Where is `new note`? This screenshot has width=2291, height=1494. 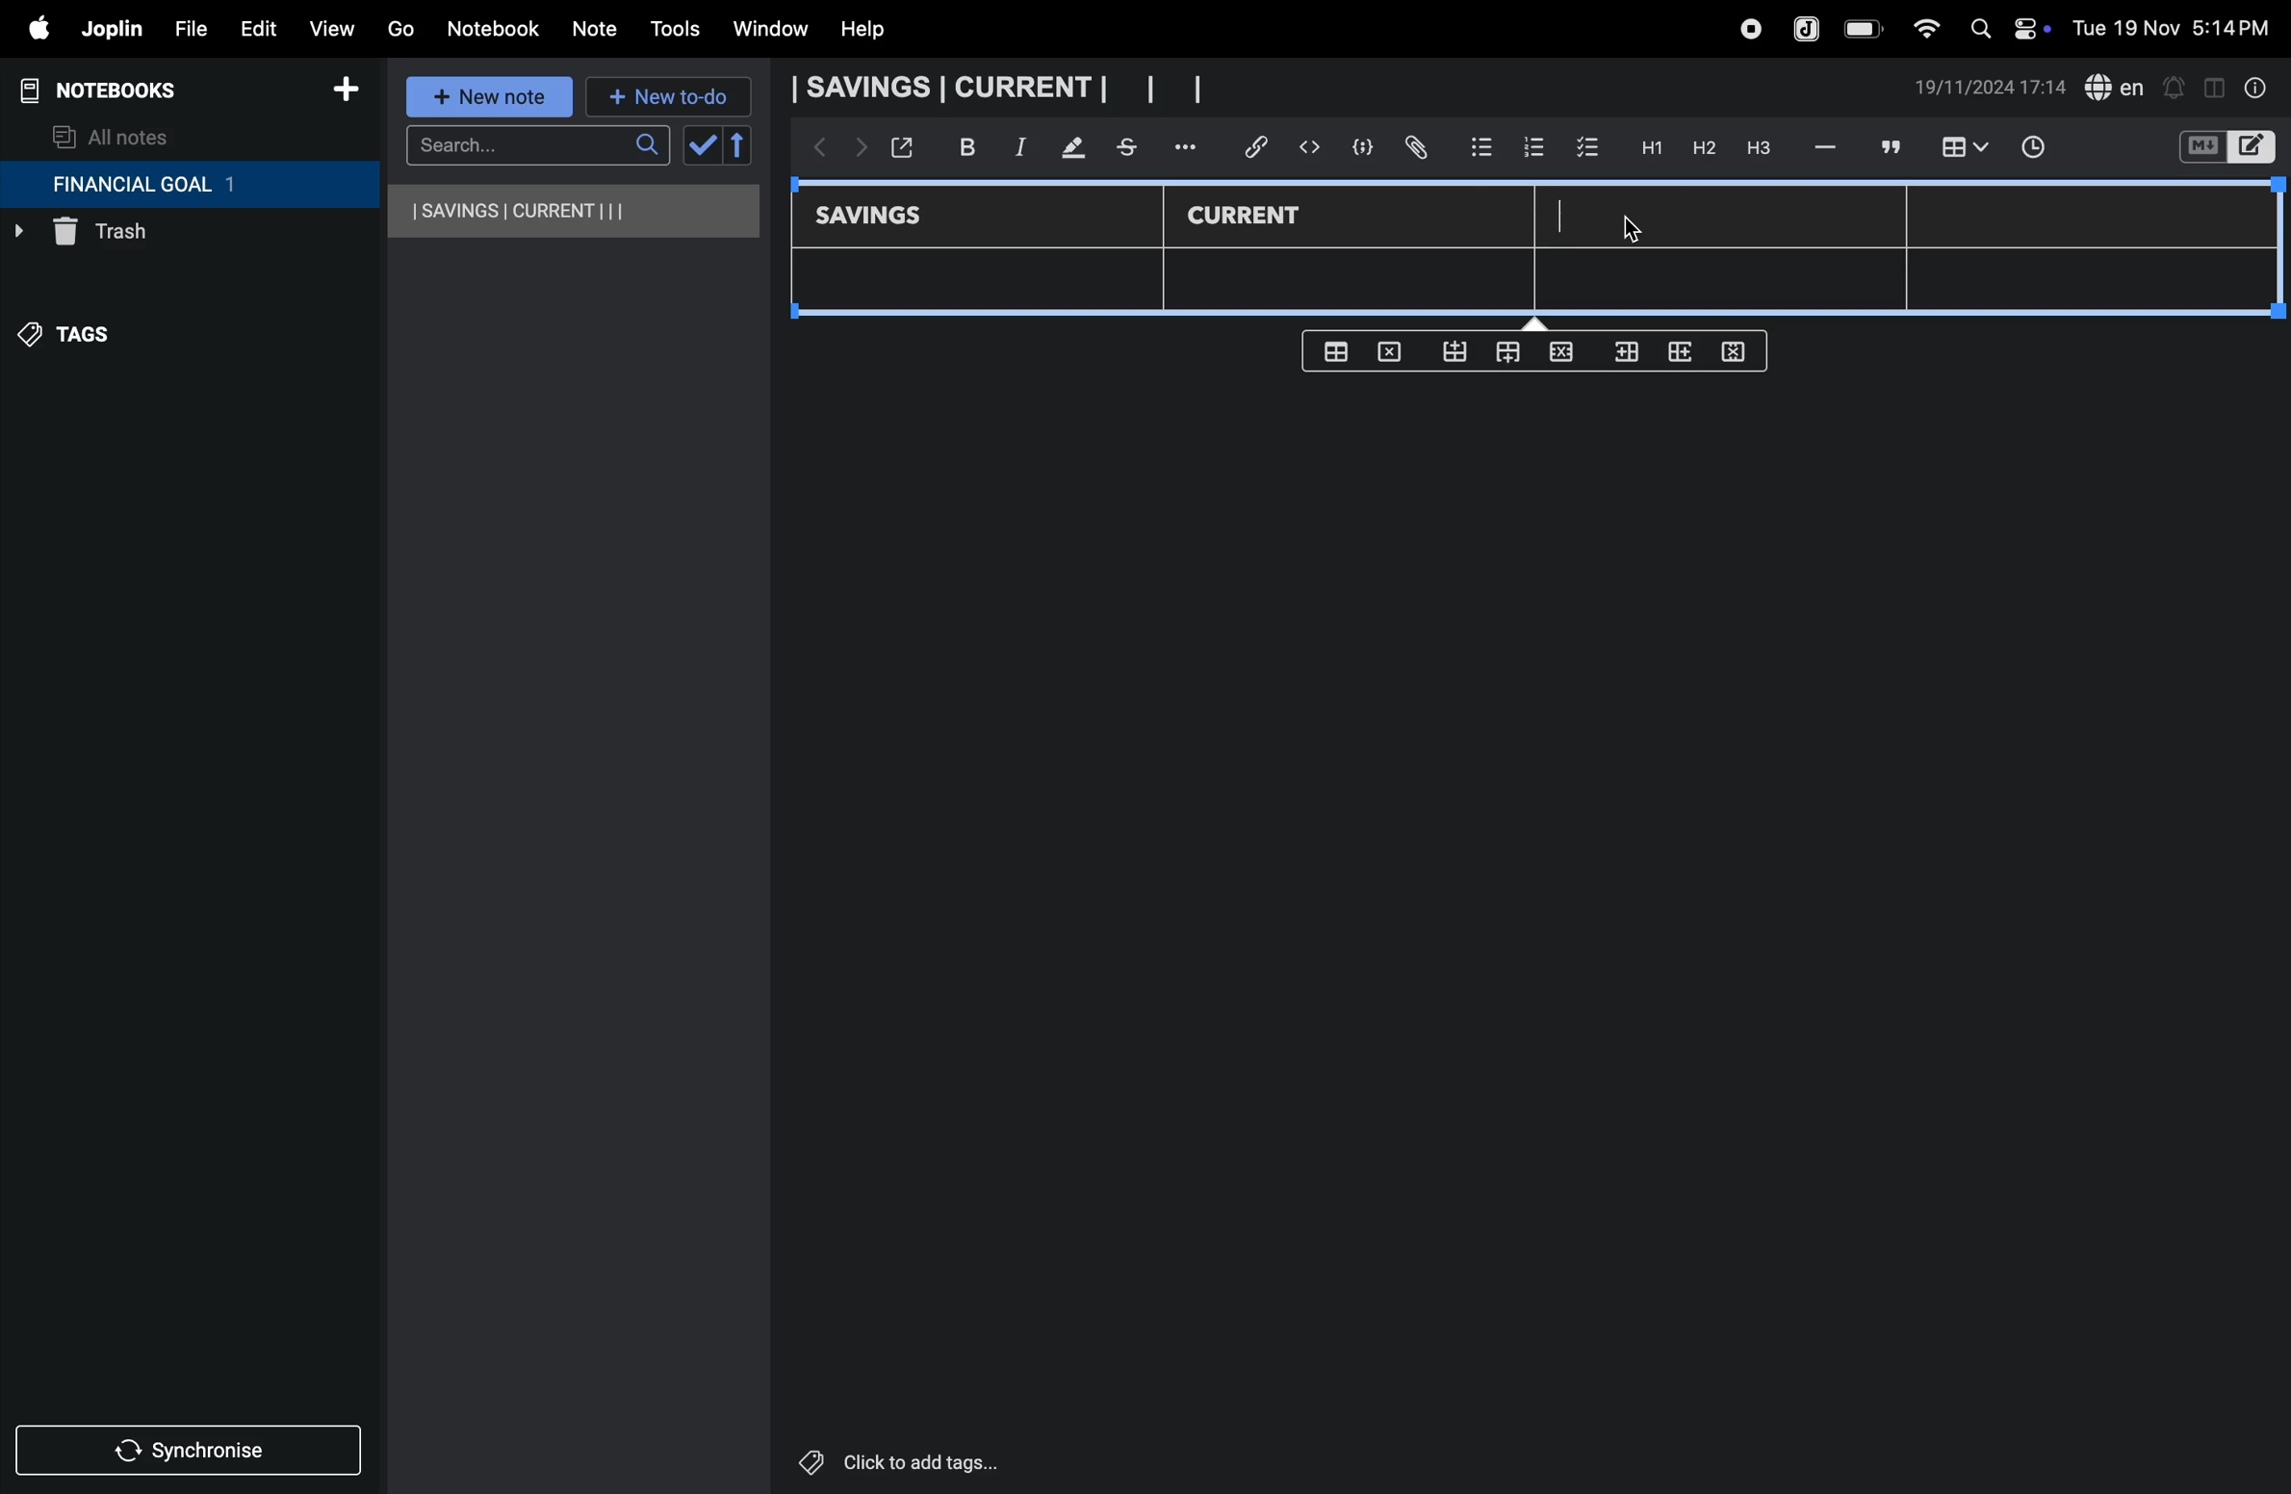 new note is located at coordinates (492, 98).